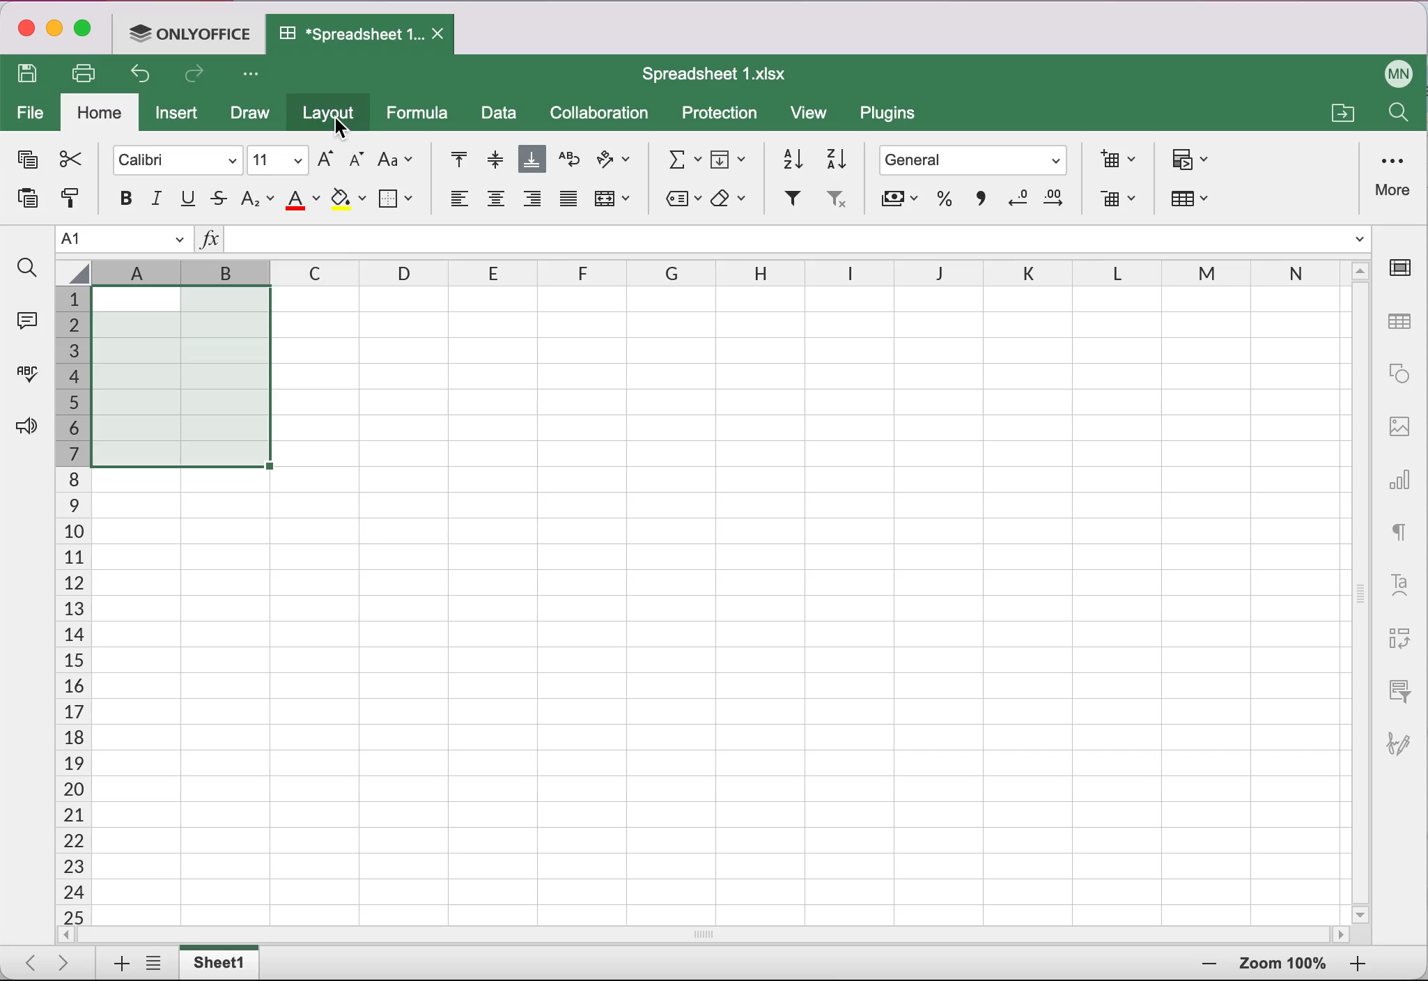 The width and height of the screenshot is (1428, 981). I want to click on text, so click(1400, 529).